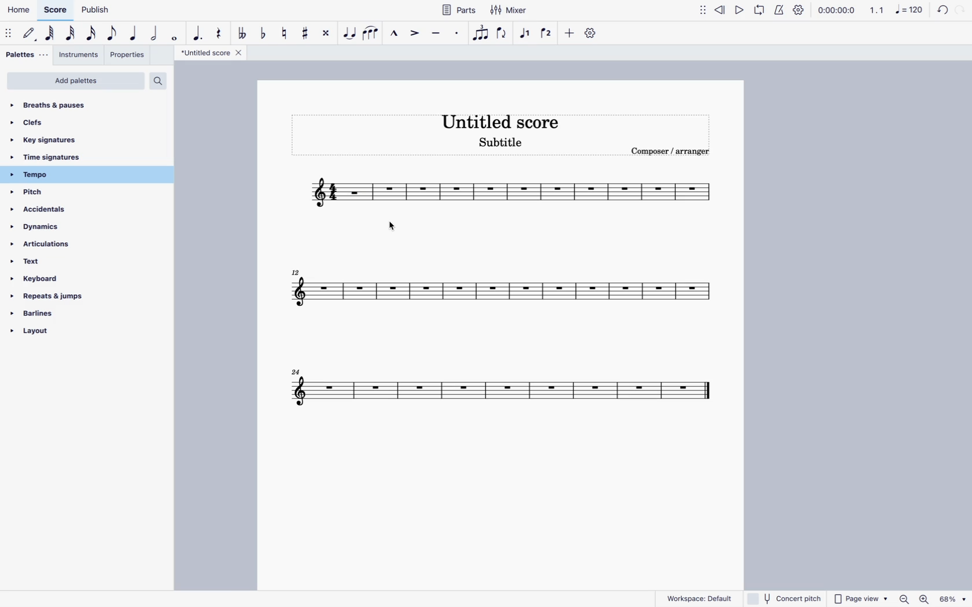  I want to click on instruments, so click(81, 54).